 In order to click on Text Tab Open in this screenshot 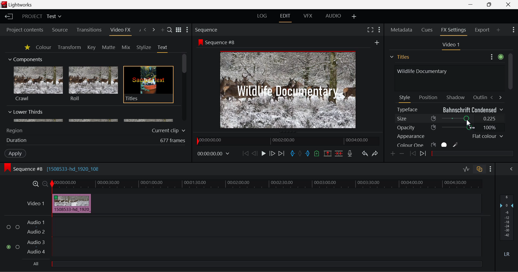, I will do `click(164, 48)`.